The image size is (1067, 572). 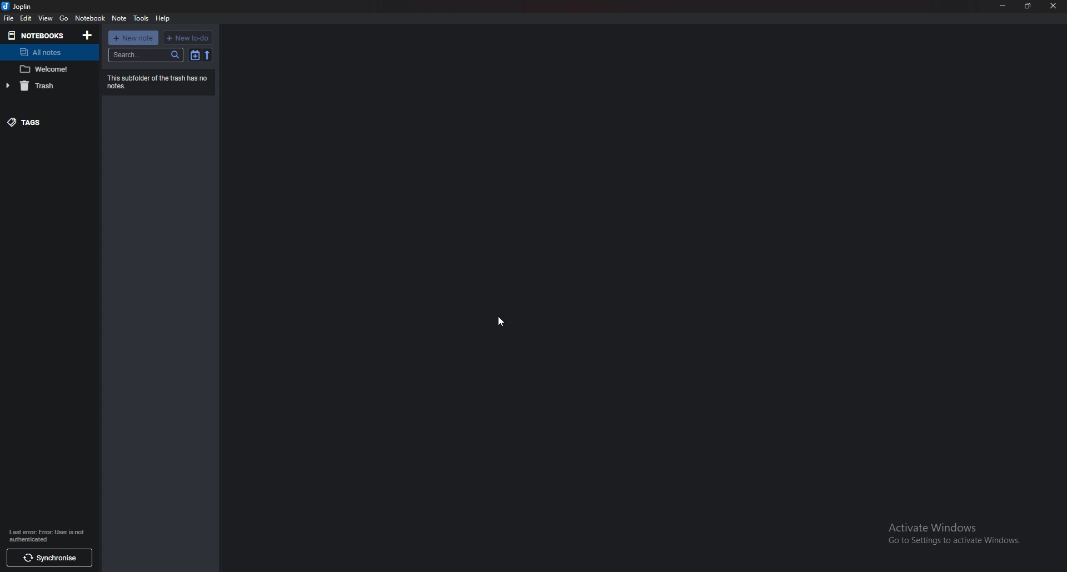 What do you see at coordinates (48, 69) in the screenshot?
I see `Notes` at bounding box center [48, 69].